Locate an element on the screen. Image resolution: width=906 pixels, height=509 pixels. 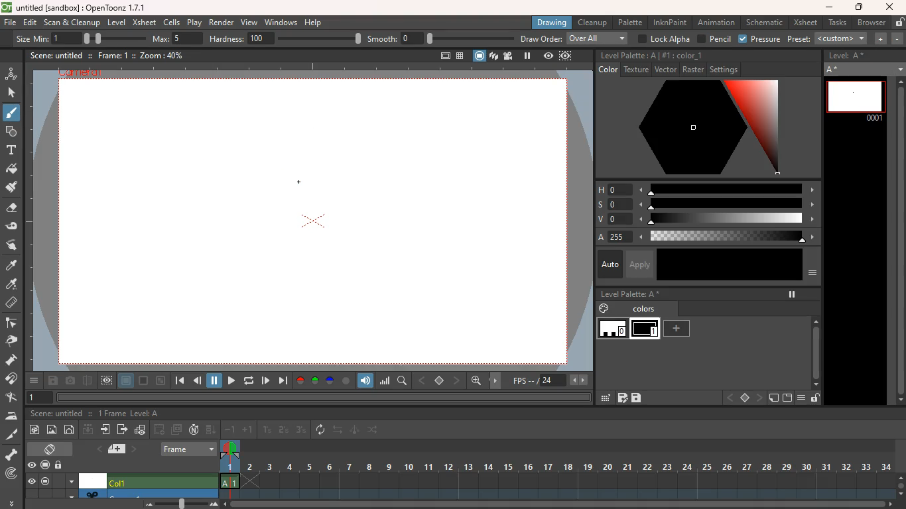
apply is located at coordinates (641, 264).